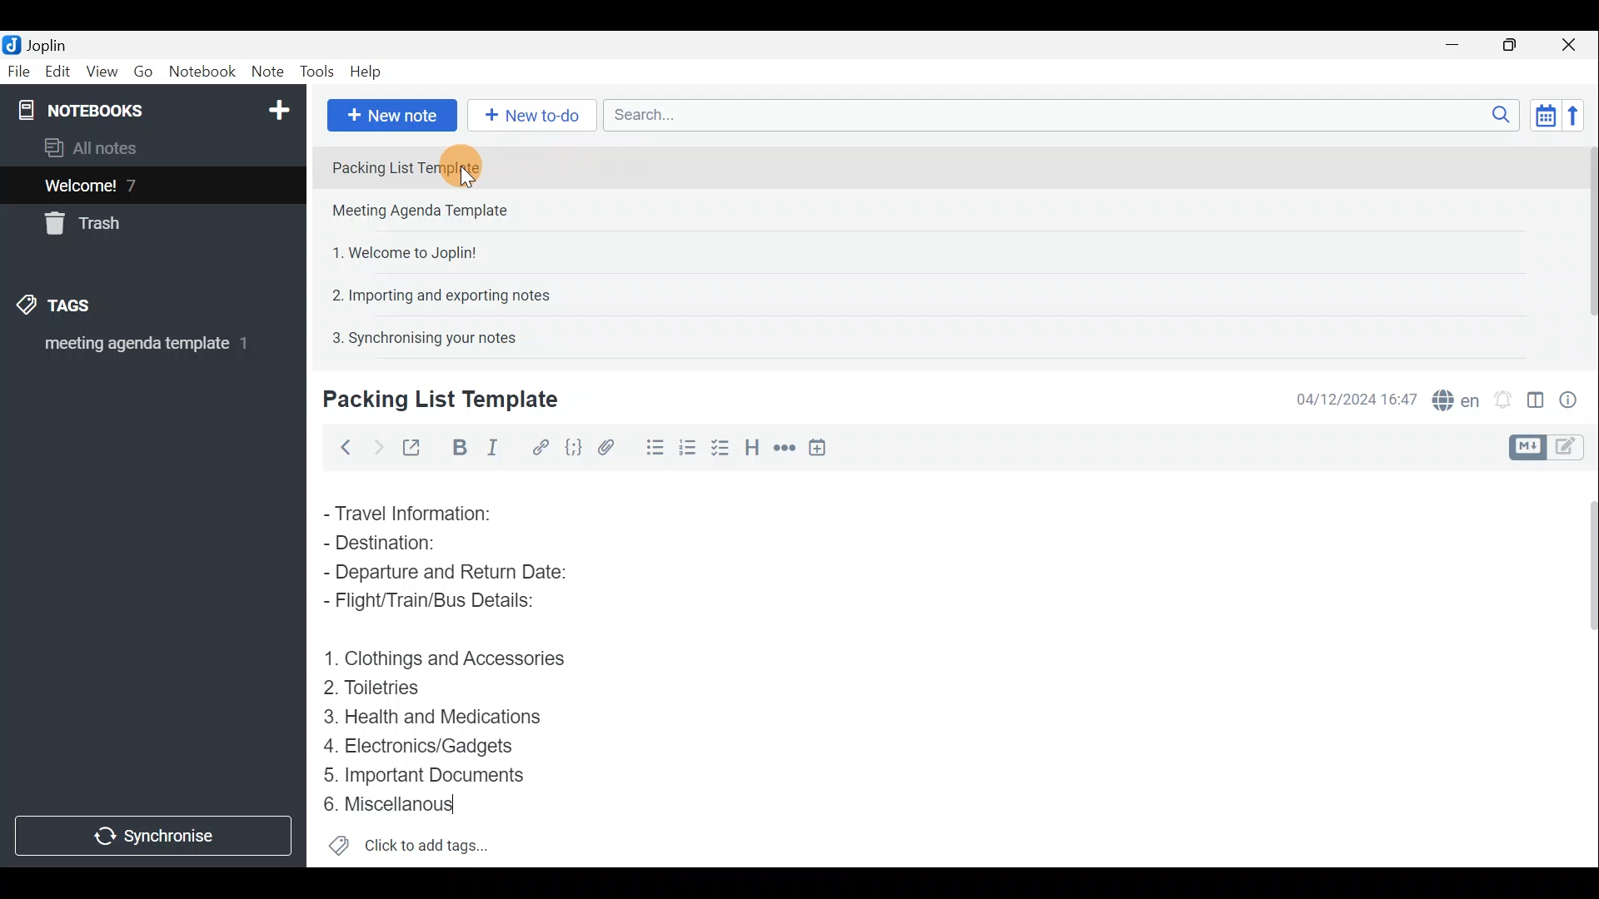 This screenshot has width=1599, height=899. Describe the element at coordinates (342, 447) in the screenshot. I see `Back` at that location.